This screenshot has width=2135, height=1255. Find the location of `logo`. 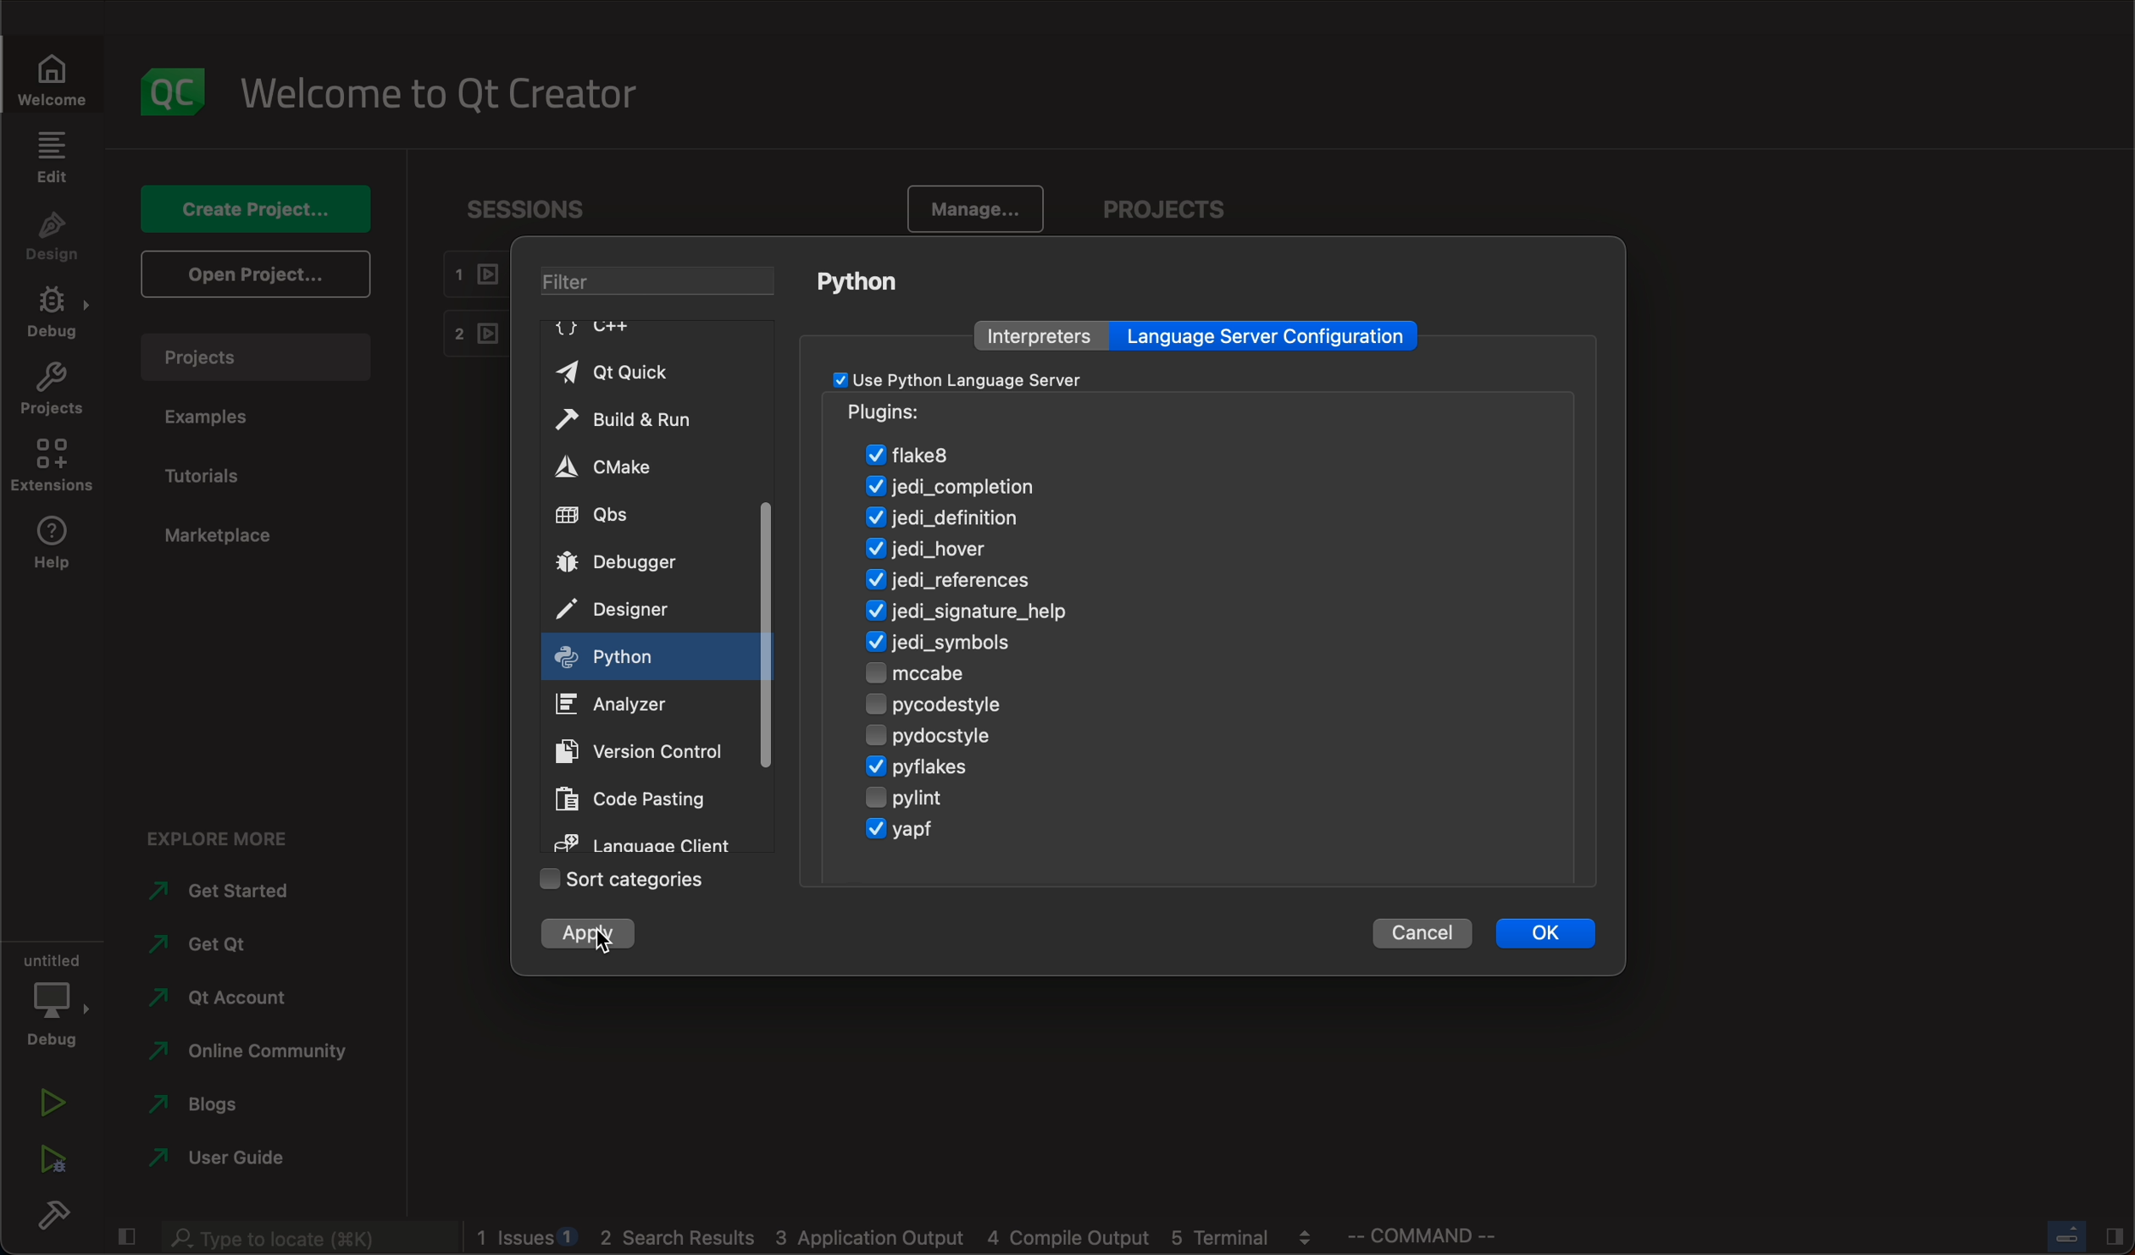

logo is located at coordinates (166, 93).